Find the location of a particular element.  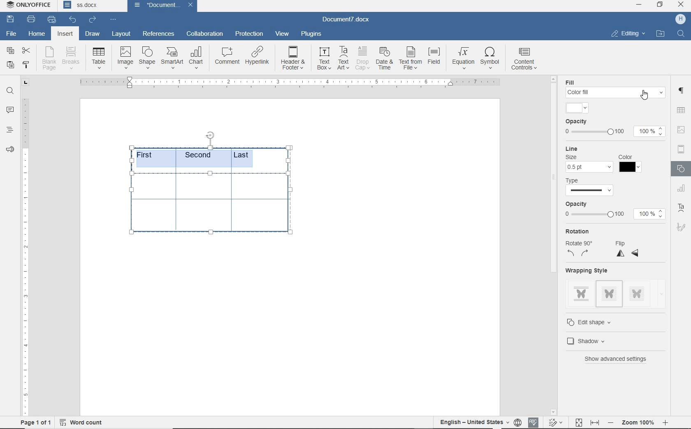

flip is located at coordinates (628, 249).